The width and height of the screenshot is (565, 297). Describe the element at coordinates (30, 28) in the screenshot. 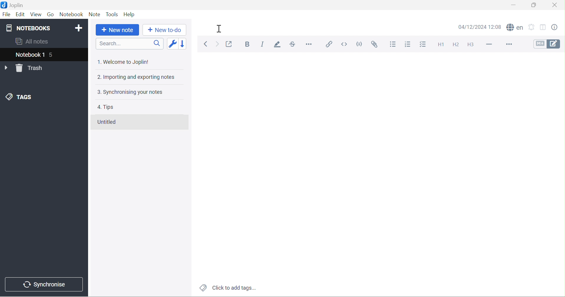

I see `NOTEBOOKS` at that location.